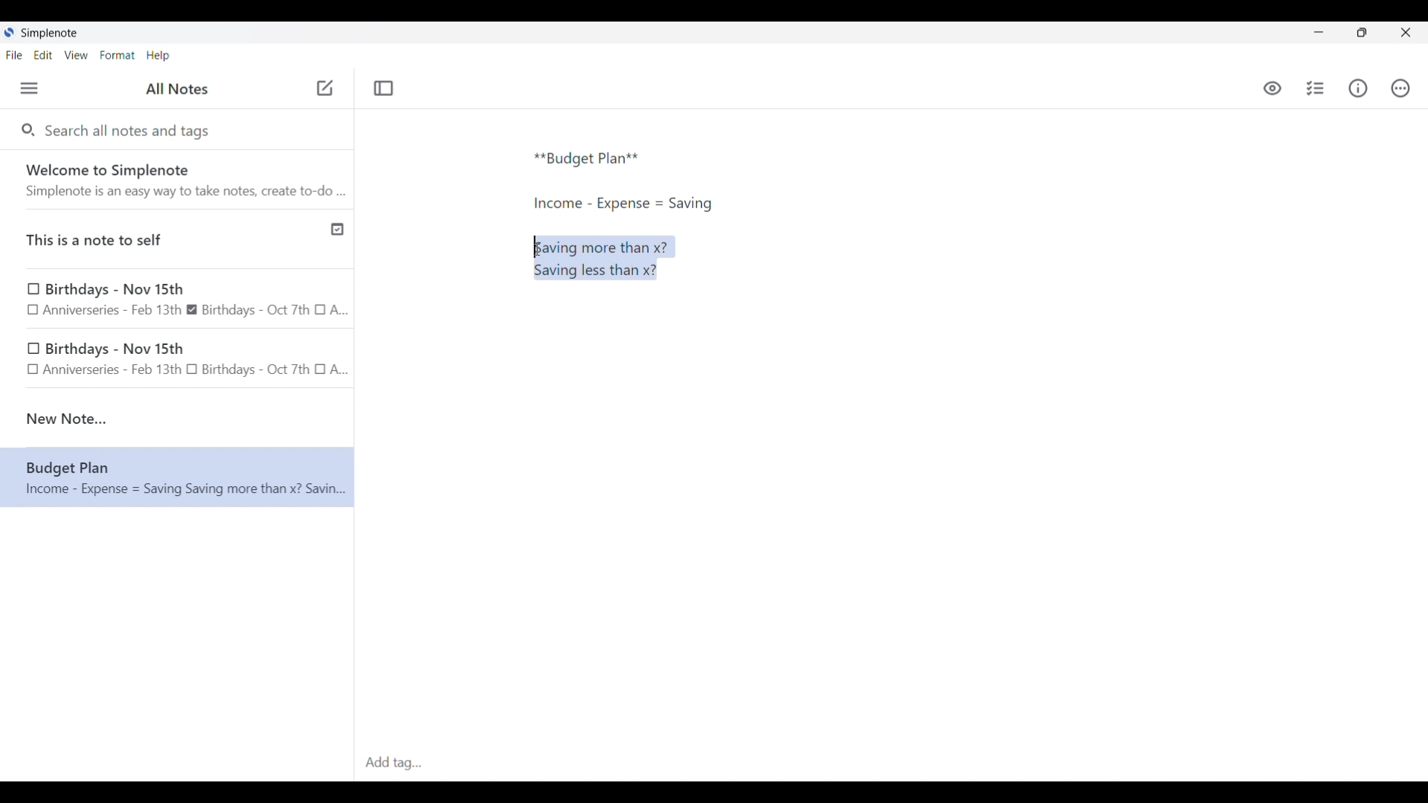 This screenshot has height=803, width=1428. What do you see at coordinates (1319, 32) in the screenshot?
I see `Minimize` at bounding box center [1319, 32].